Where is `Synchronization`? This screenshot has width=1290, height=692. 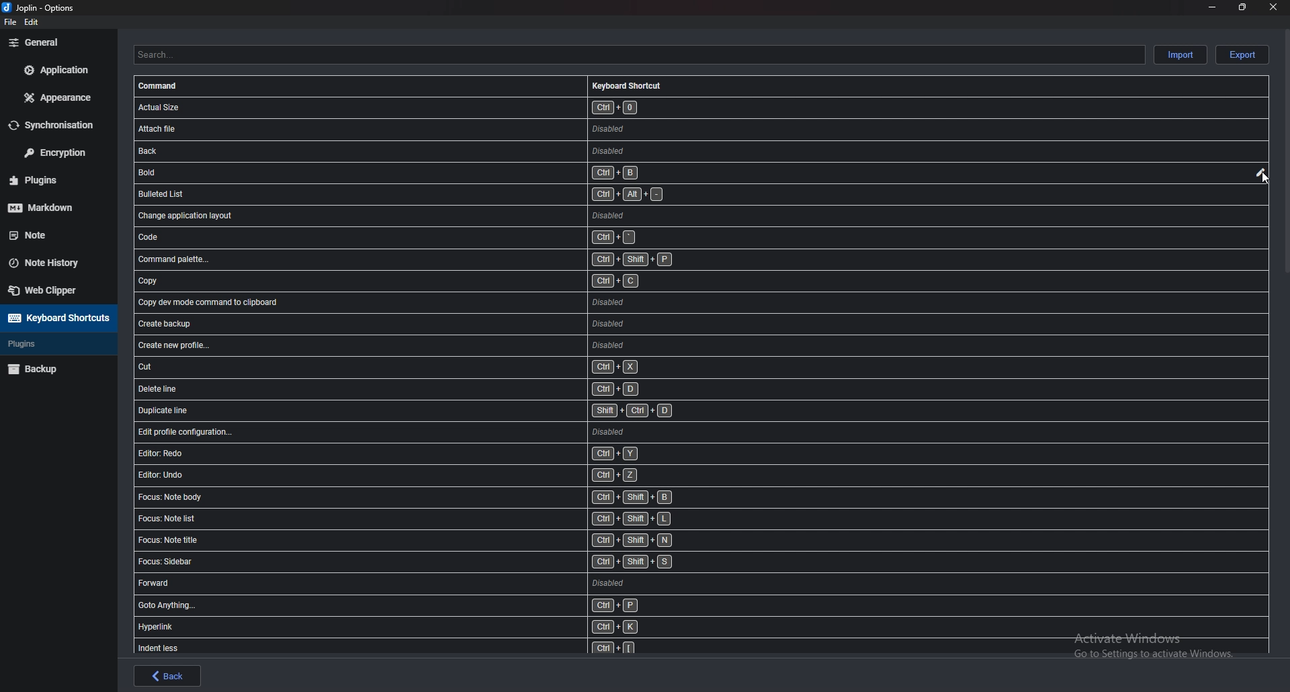 Synchronization is located at coordinates (58, 125).